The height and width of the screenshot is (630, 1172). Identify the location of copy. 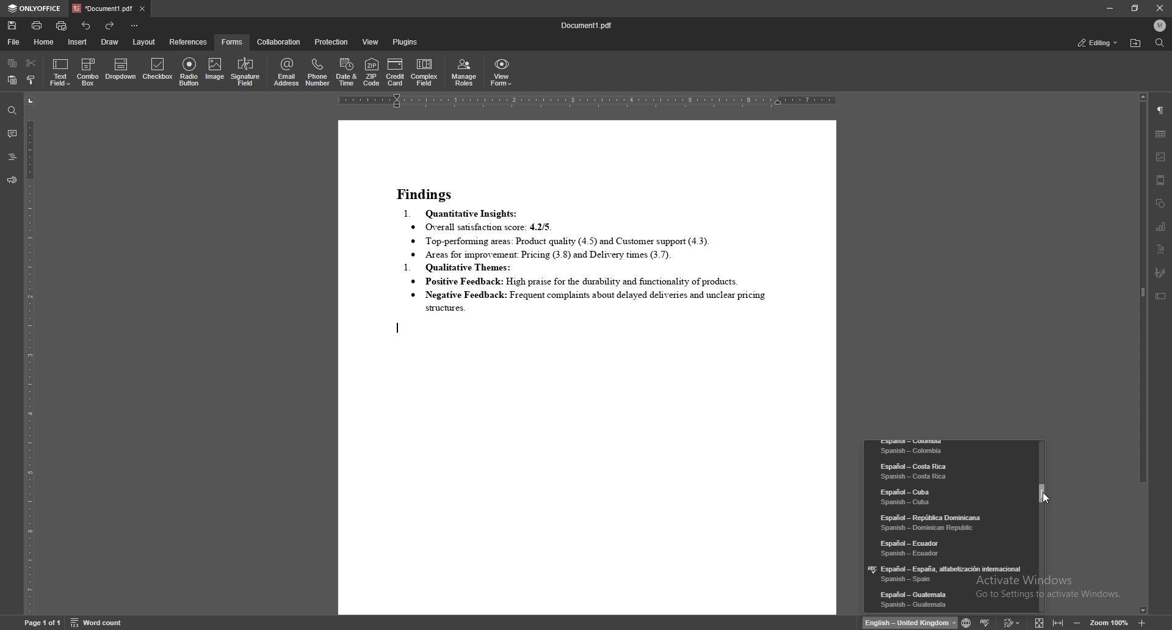
(12, 63).